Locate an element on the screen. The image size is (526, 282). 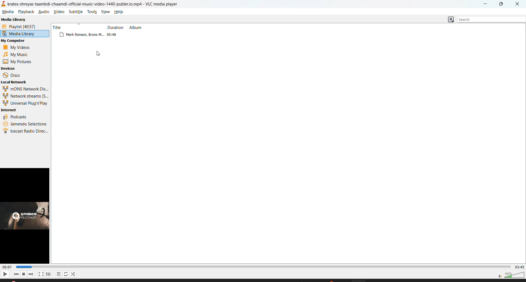
subtitle is located at coordinates (77, 11).